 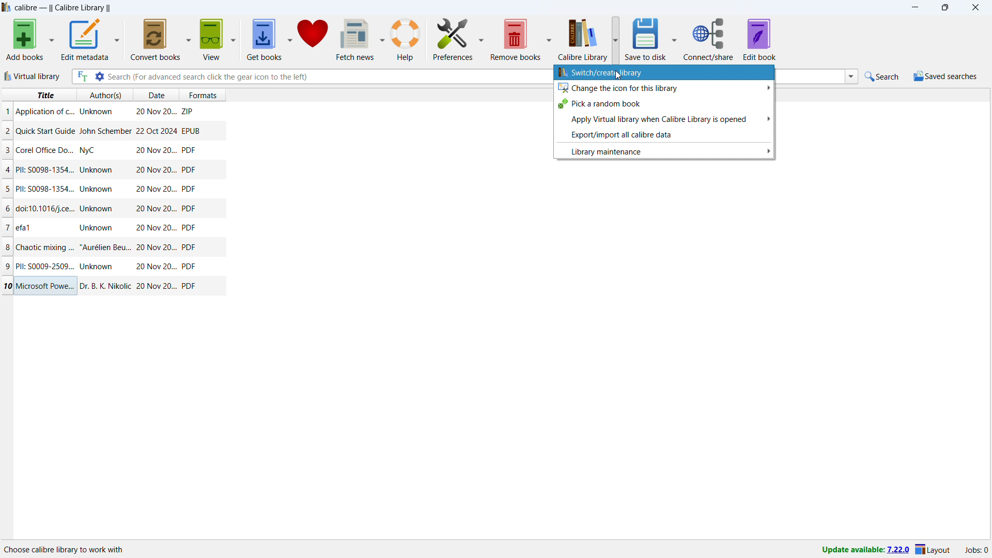 What do you see at coordinates (25, 40) in the screenshot?
I see `add books` at bounding box center [25, 40].